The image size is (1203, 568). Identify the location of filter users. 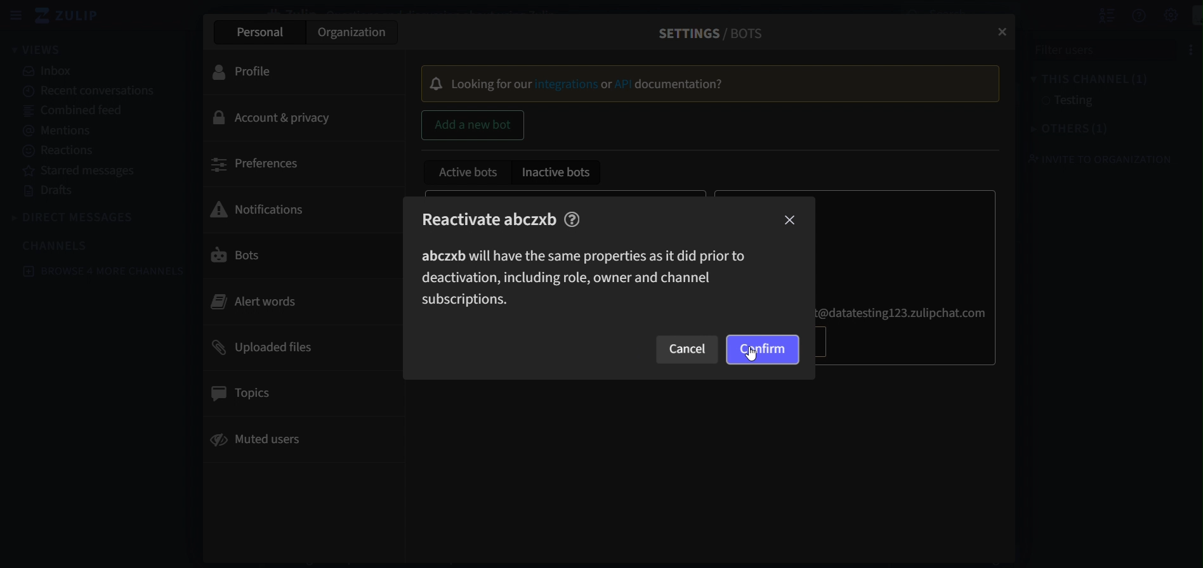
(1084, 49).